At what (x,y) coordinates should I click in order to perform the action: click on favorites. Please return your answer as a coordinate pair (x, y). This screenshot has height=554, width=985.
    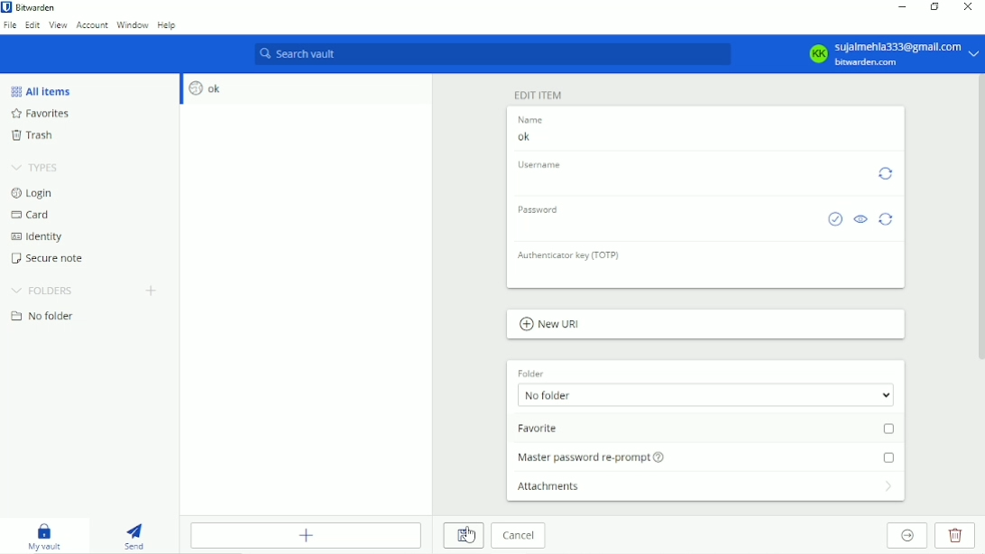
    Looking at the image, I should click on (41, 115).